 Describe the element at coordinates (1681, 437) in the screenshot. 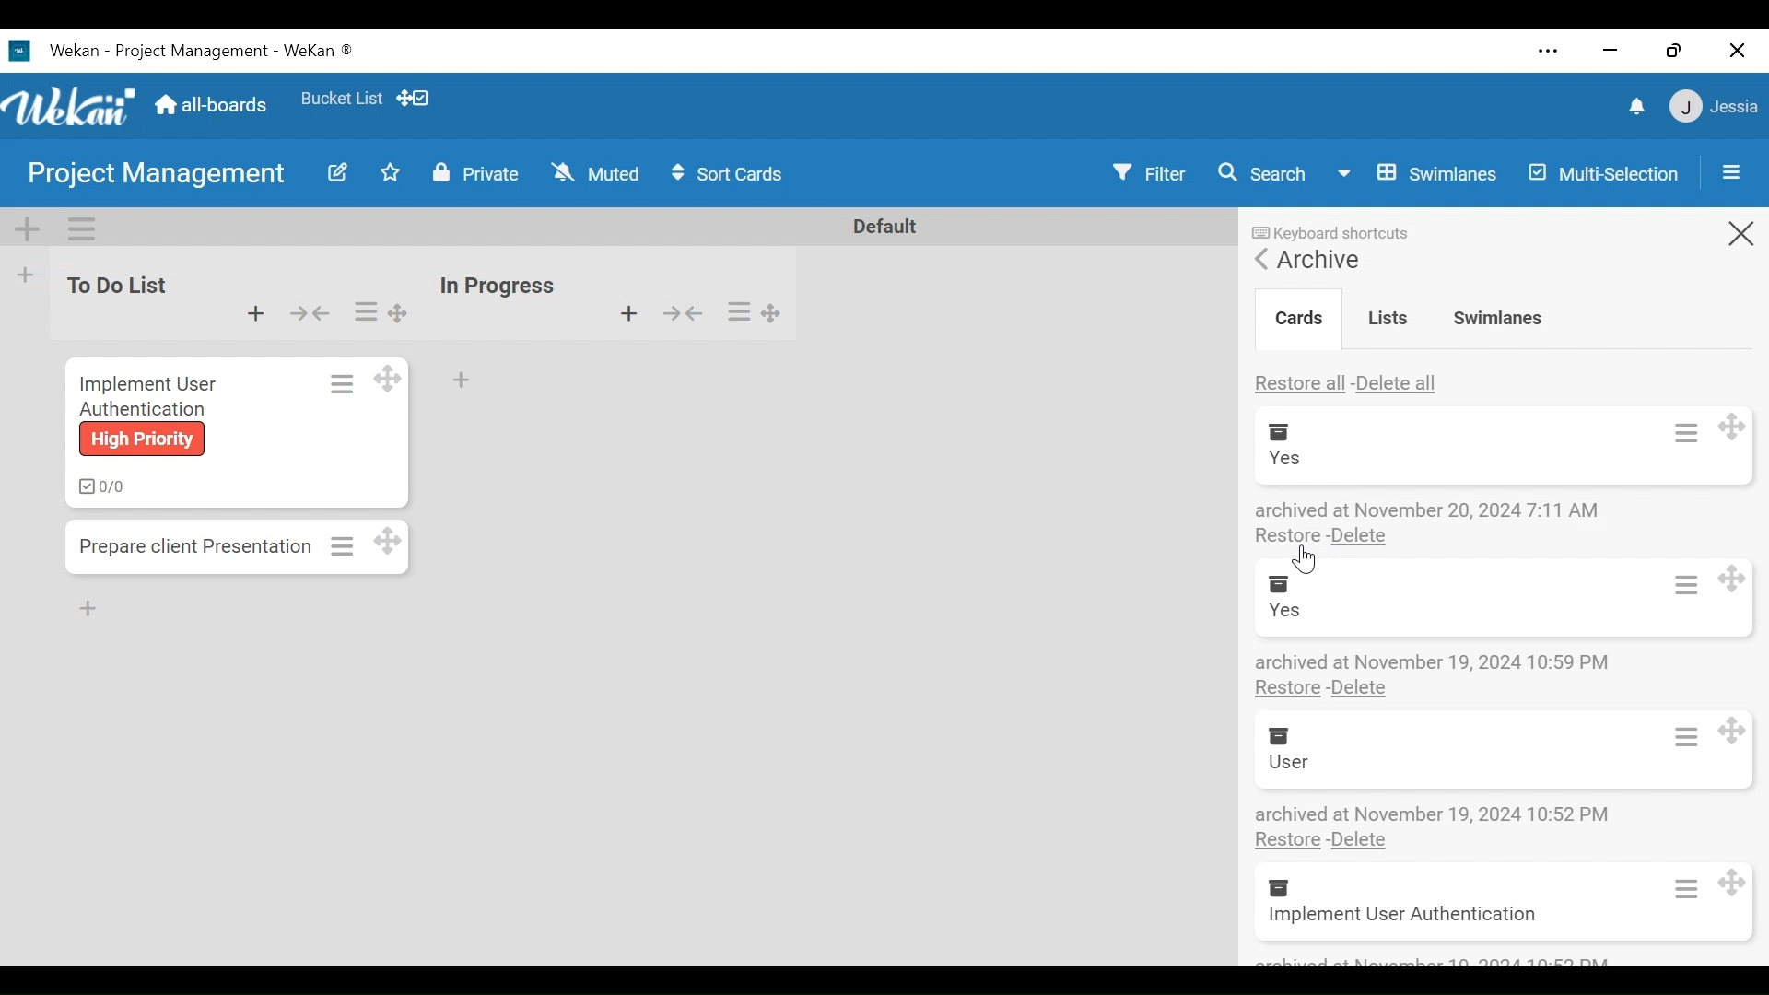

I see `Card actions` at that location.